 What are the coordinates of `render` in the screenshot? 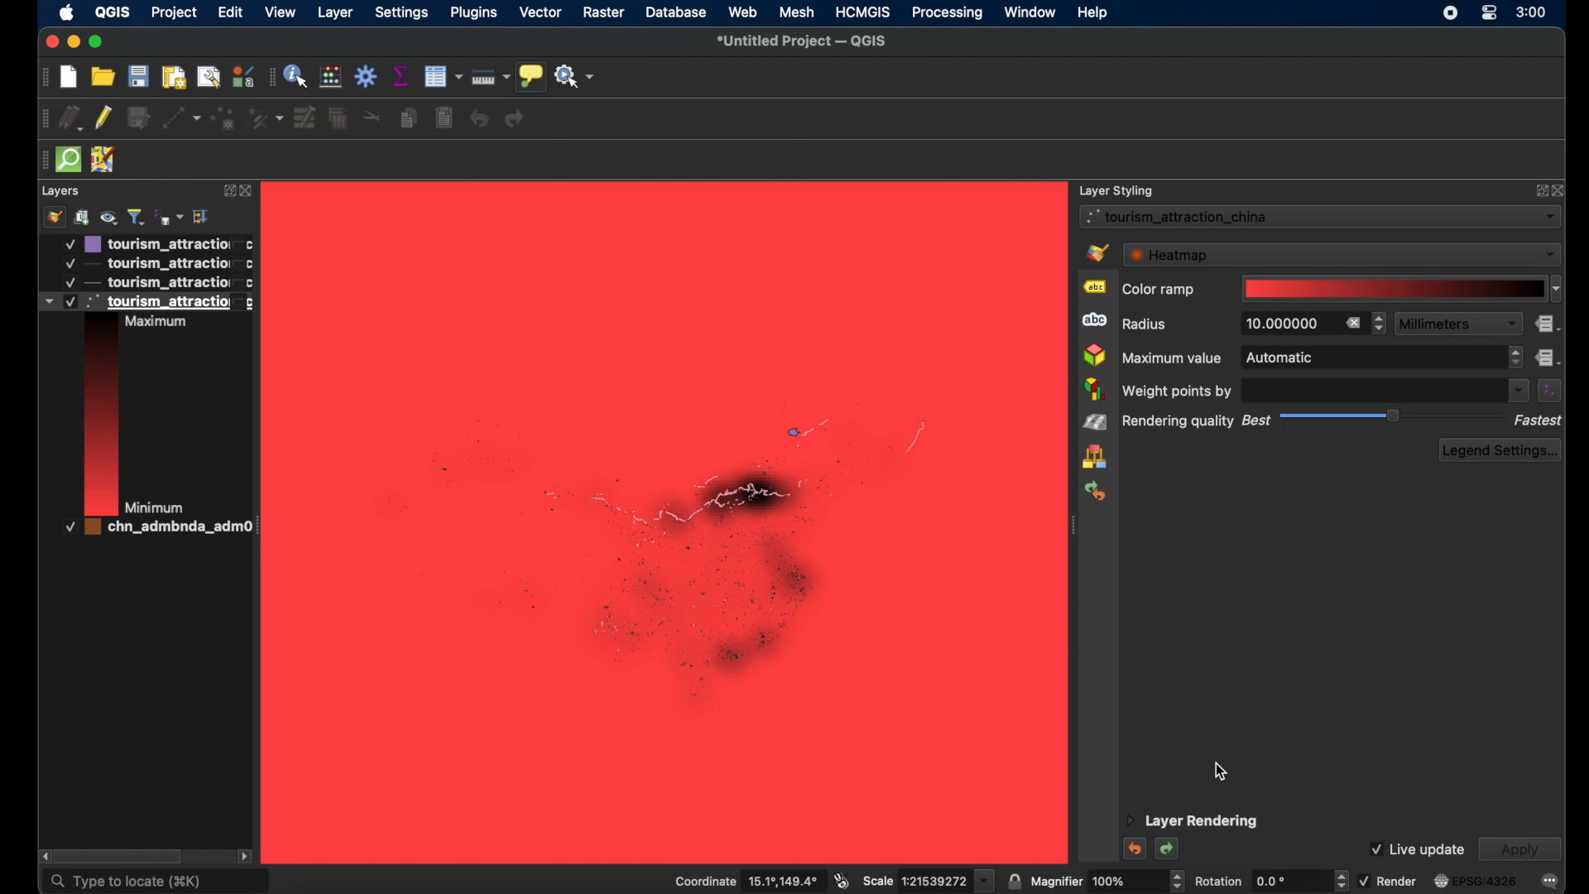 It's located at (1387, 880).